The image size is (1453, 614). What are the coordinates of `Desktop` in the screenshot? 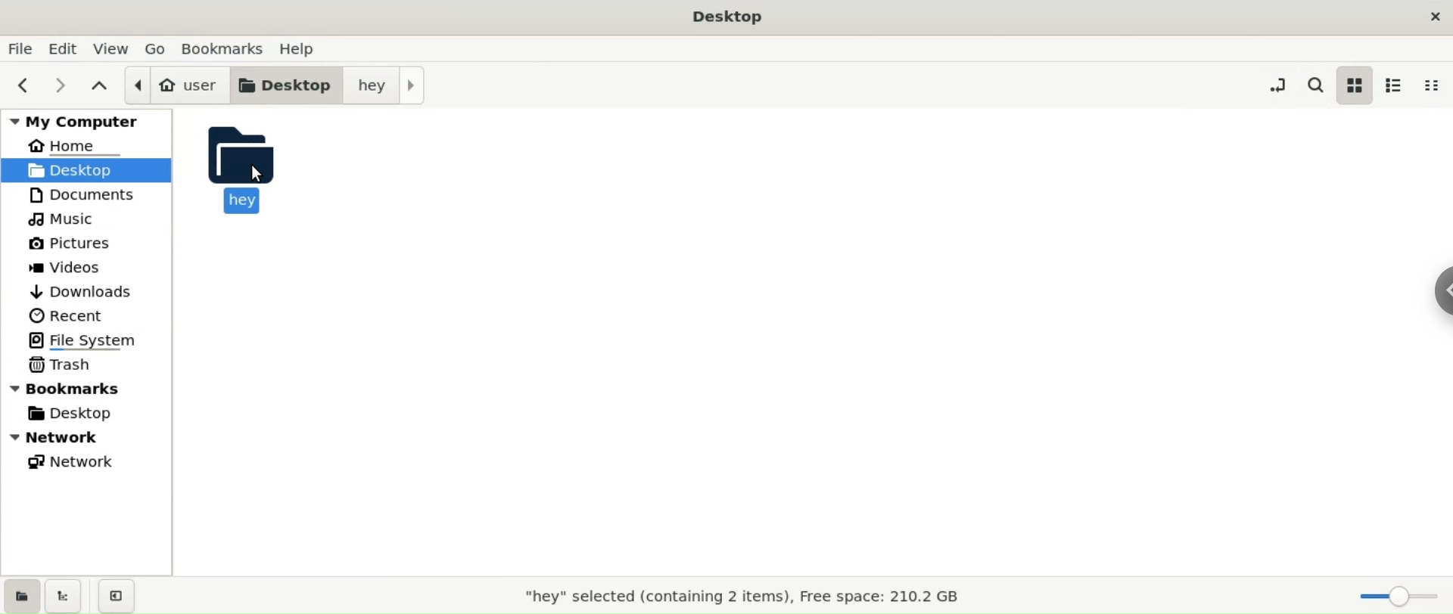 It's located at (724, 16).